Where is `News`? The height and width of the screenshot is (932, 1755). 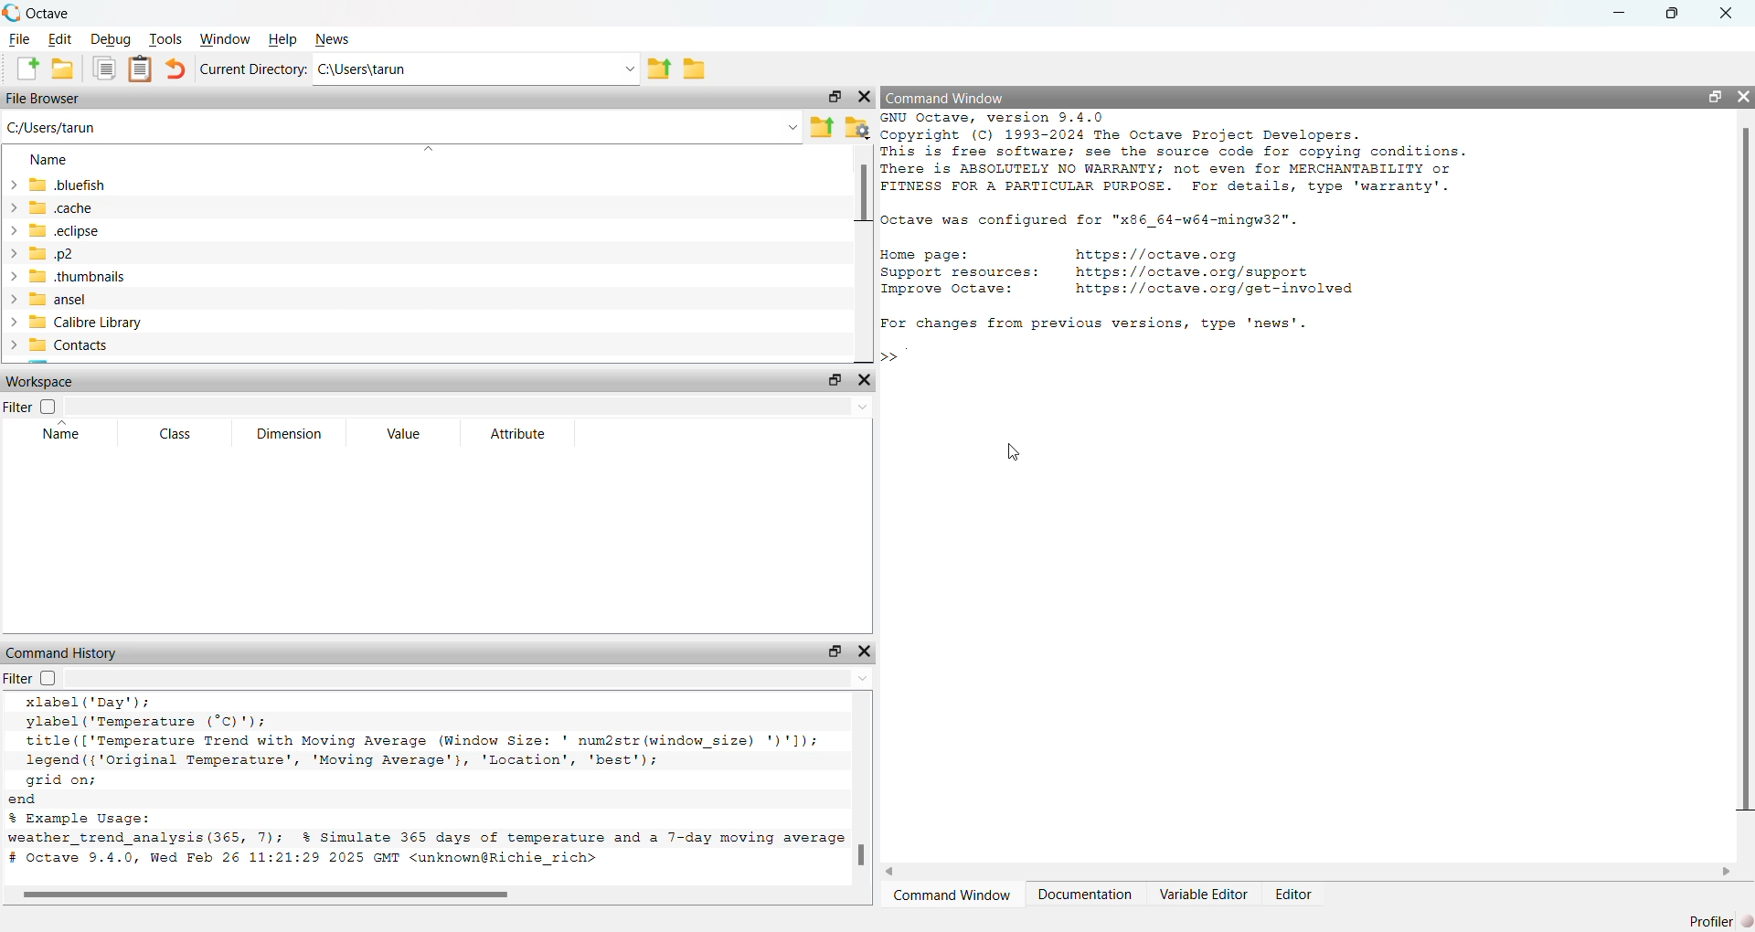
News is located at coordinates (338, 39).